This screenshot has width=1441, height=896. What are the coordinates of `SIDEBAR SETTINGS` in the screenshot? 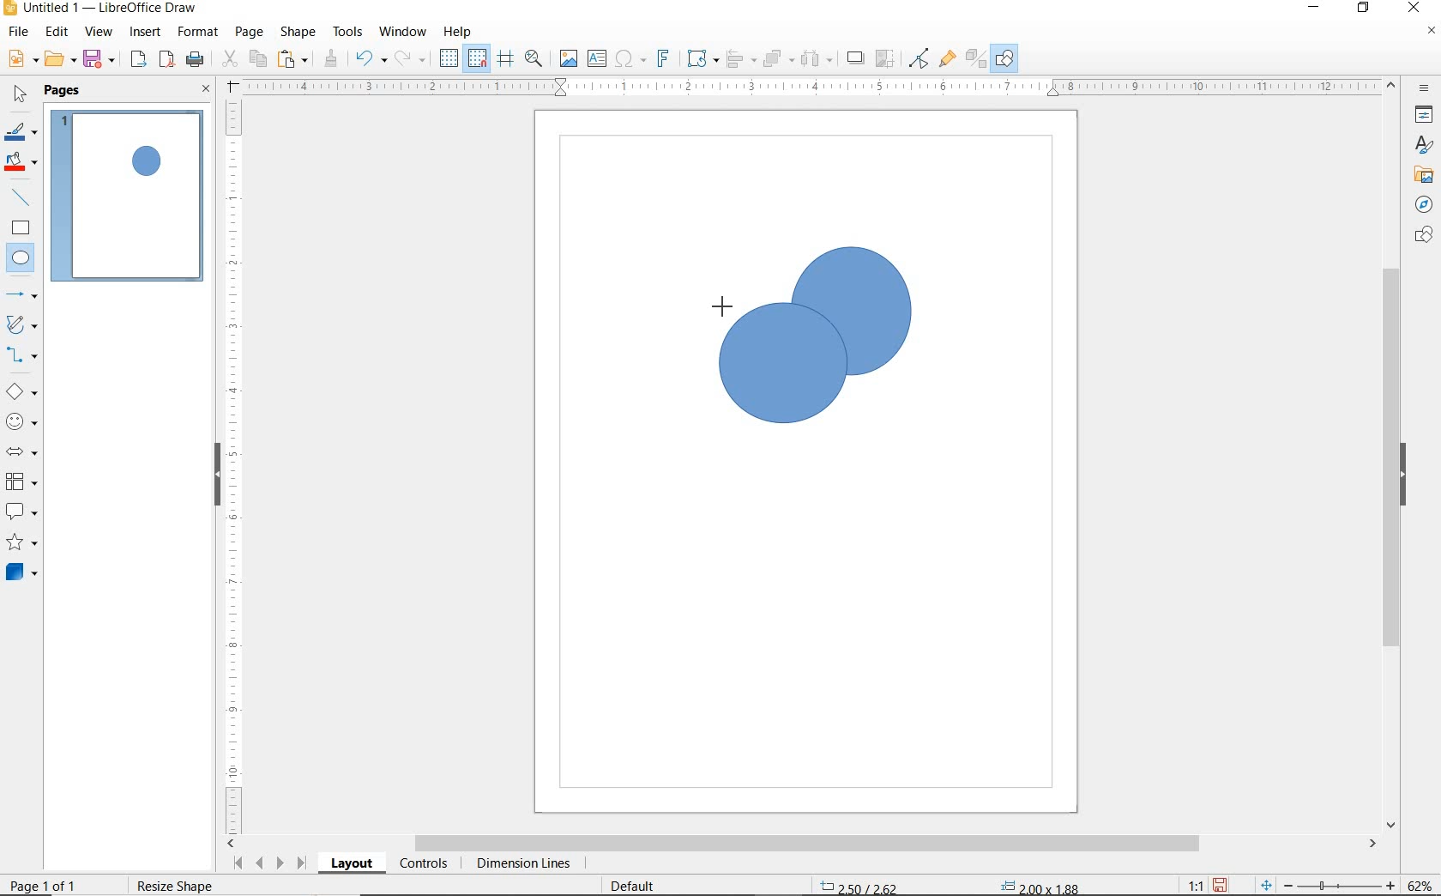 It's located at (1425, 89).